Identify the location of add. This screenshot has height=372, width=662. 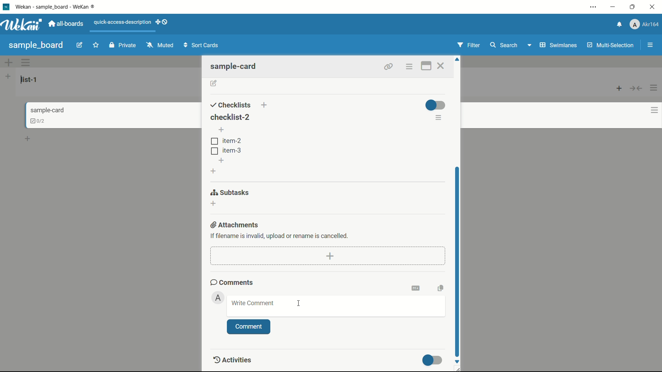
(29, 137).